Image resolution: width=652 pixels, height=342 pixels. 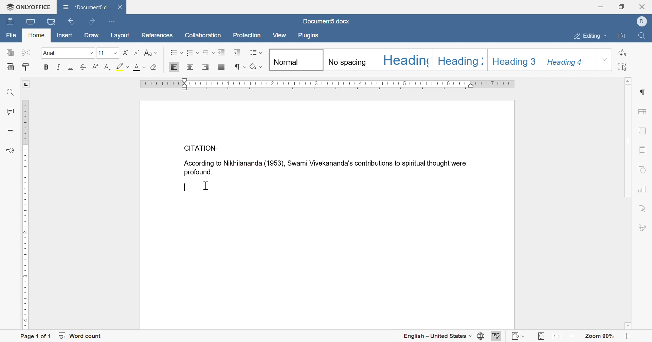 I want to click on ruler, so click(x=26, y=215).